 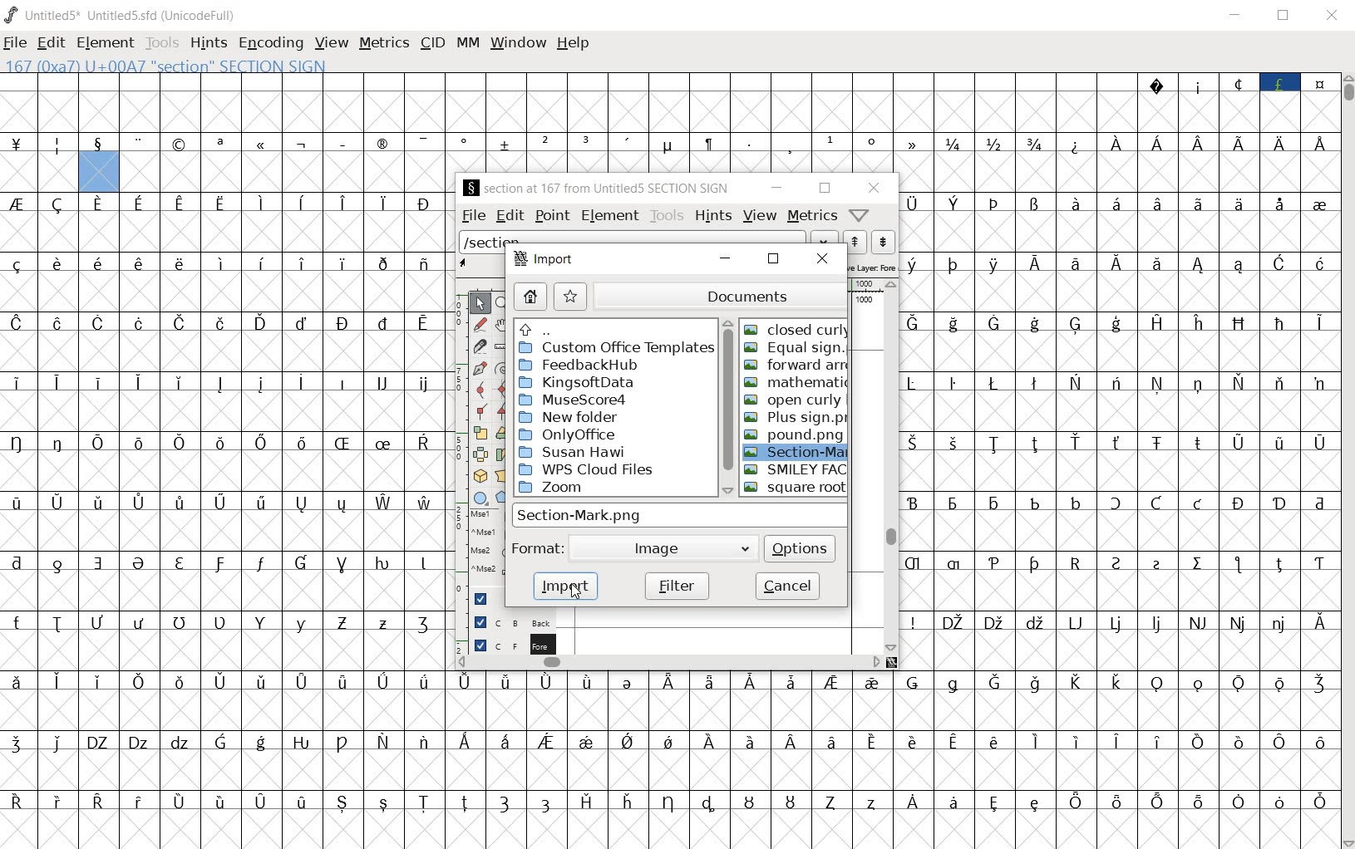 I want to click on empty cells, so click(x=224, y=652).